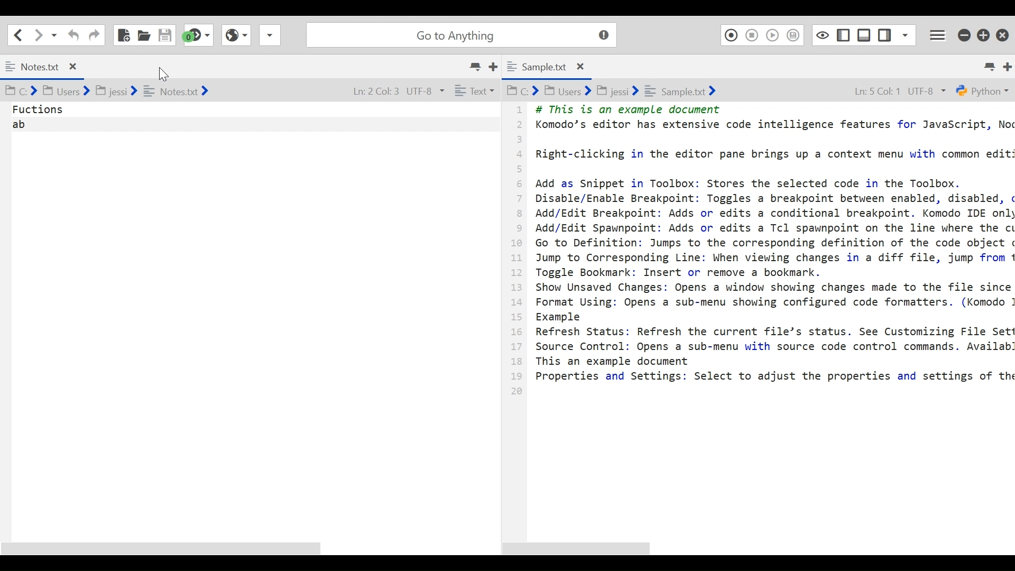 This screenshot has height=571, width=1015. I want to click on Undo, so click(74, 34).